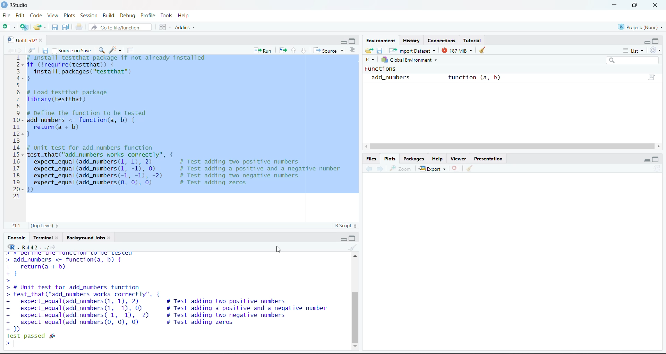 The width and height of the screenshot is (666, 354). What do you see at coordinates (353, 41) in the screenshot?
I see `maximize` at bounding box center [353, 41].